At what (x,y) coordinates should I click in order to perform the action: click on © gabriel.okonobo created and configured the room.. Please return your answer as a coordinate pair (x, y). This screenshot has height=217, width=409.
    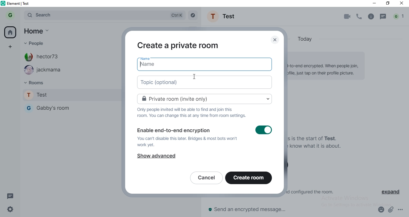
    Looking at the image, I should click on (311, 192).